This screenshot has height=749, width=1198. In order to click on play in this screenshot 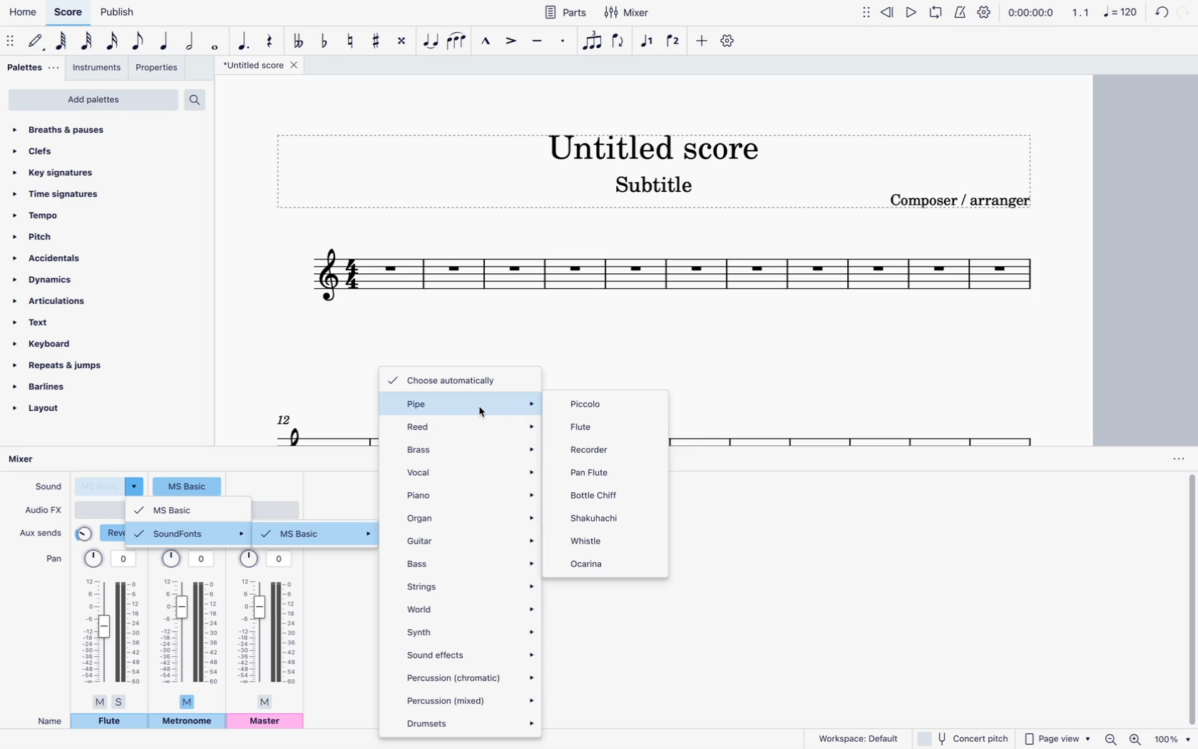, I will do `click(913, 11)`.